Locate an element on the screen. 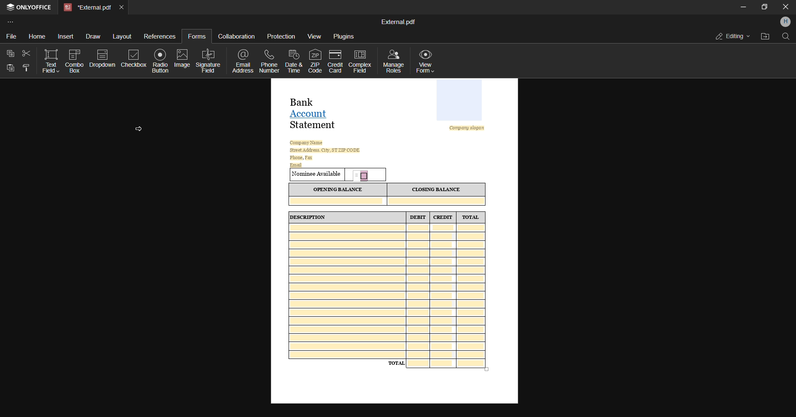   is located at coordinates (11, 69).